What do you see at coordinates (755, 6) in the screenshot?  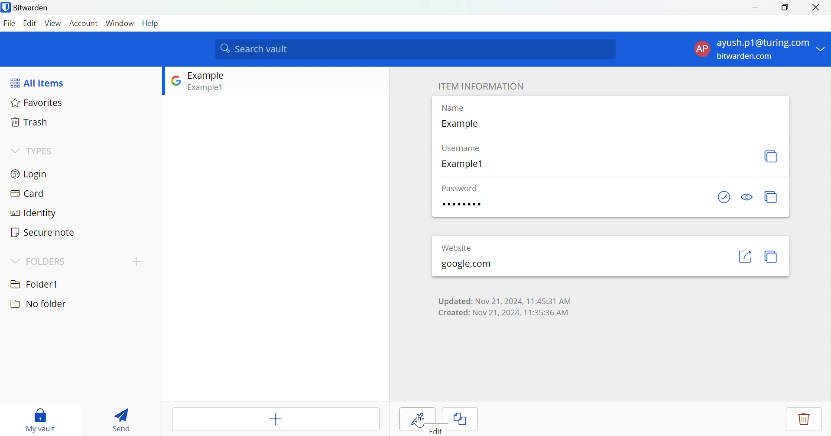 I see `Minimize` at bounding box center [755, 6].